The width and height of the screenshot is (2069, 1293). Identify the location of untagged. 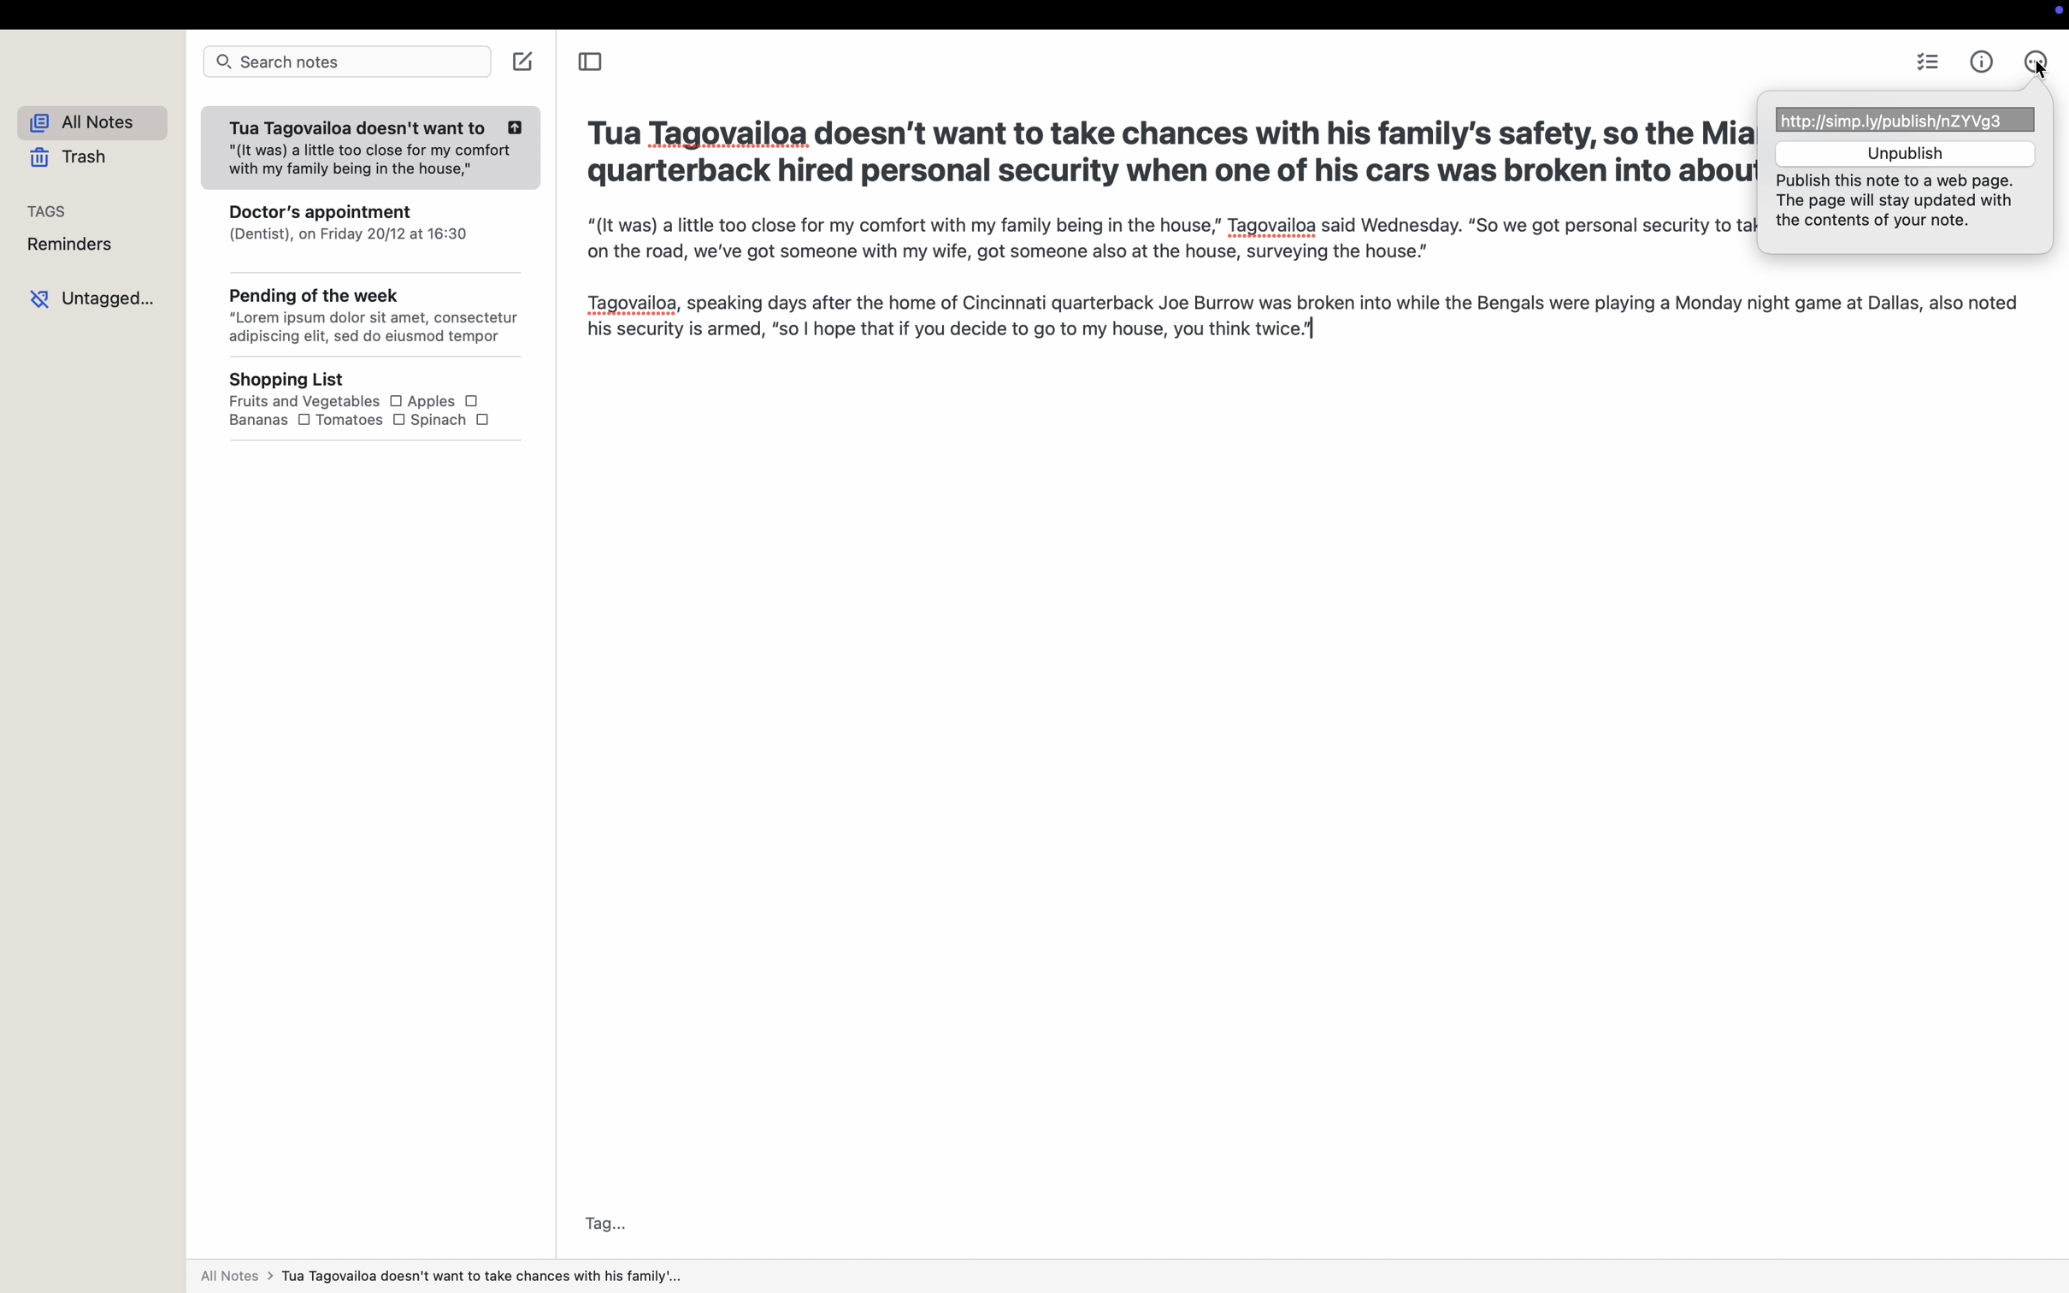
(97, 297).